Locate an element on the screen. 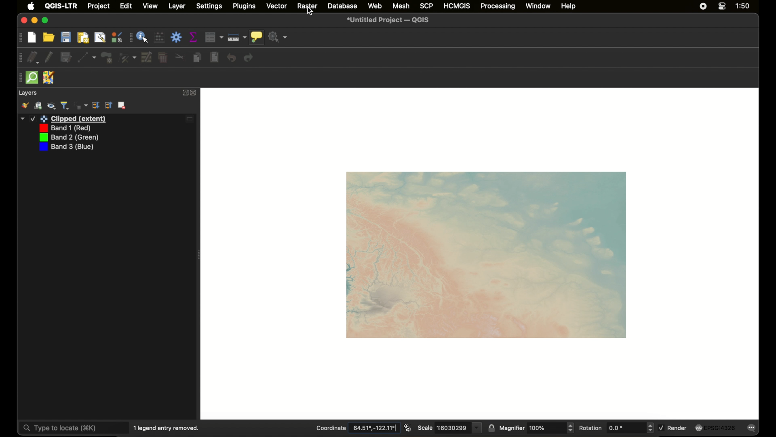 The image size is (776, 437). edit is located at coordinates (126, 6).